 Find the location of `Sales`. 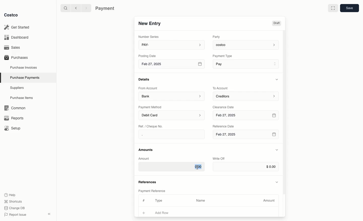

Sales is located at coordinates (14, 47).